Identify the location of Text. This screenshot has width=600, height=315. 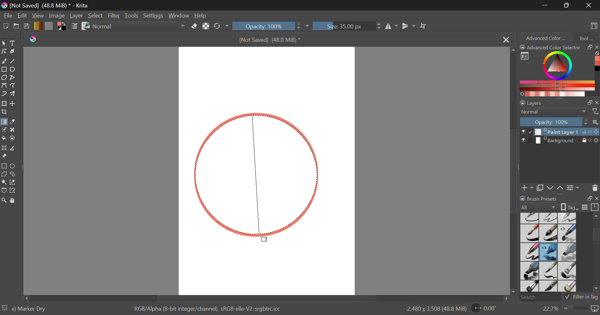
(13, 43).